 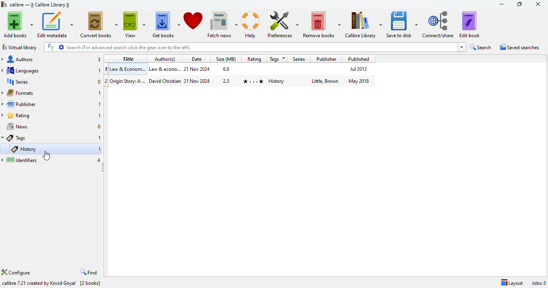 What do you see at coordinates (104, 168) in the screenshot?
I see `toggle sidebar` at bounding box center [104, 168].